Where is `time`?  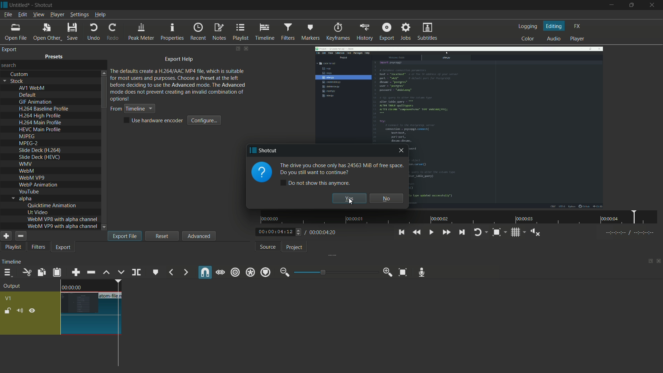
time is located at coordinates (71, 287).